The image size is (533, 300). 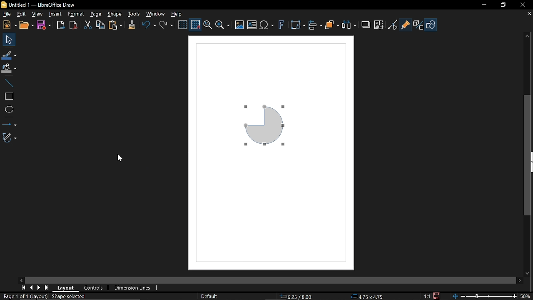 What do you see at coordinates (207, 25) in the screenshot?
I see `pan and zoom` at bounding box center [207, 25].